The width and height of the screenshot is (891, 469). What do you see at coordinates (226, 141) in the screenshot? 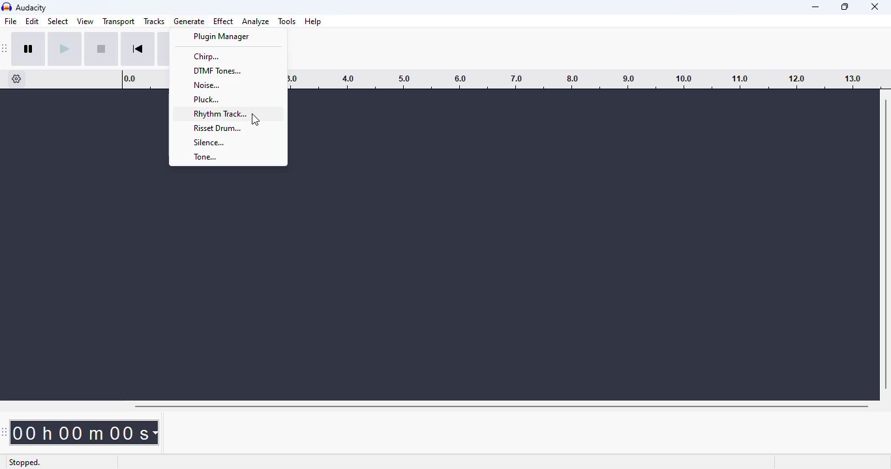
I see `silence` at bounding box center [226, 141].